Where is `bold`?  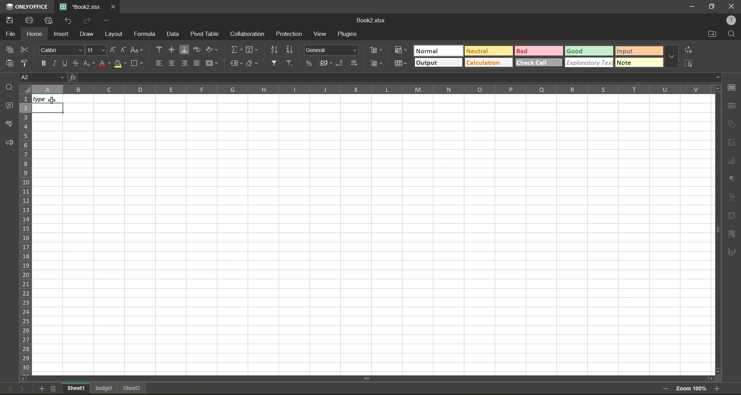 bold is located at coordinates (44, 64).